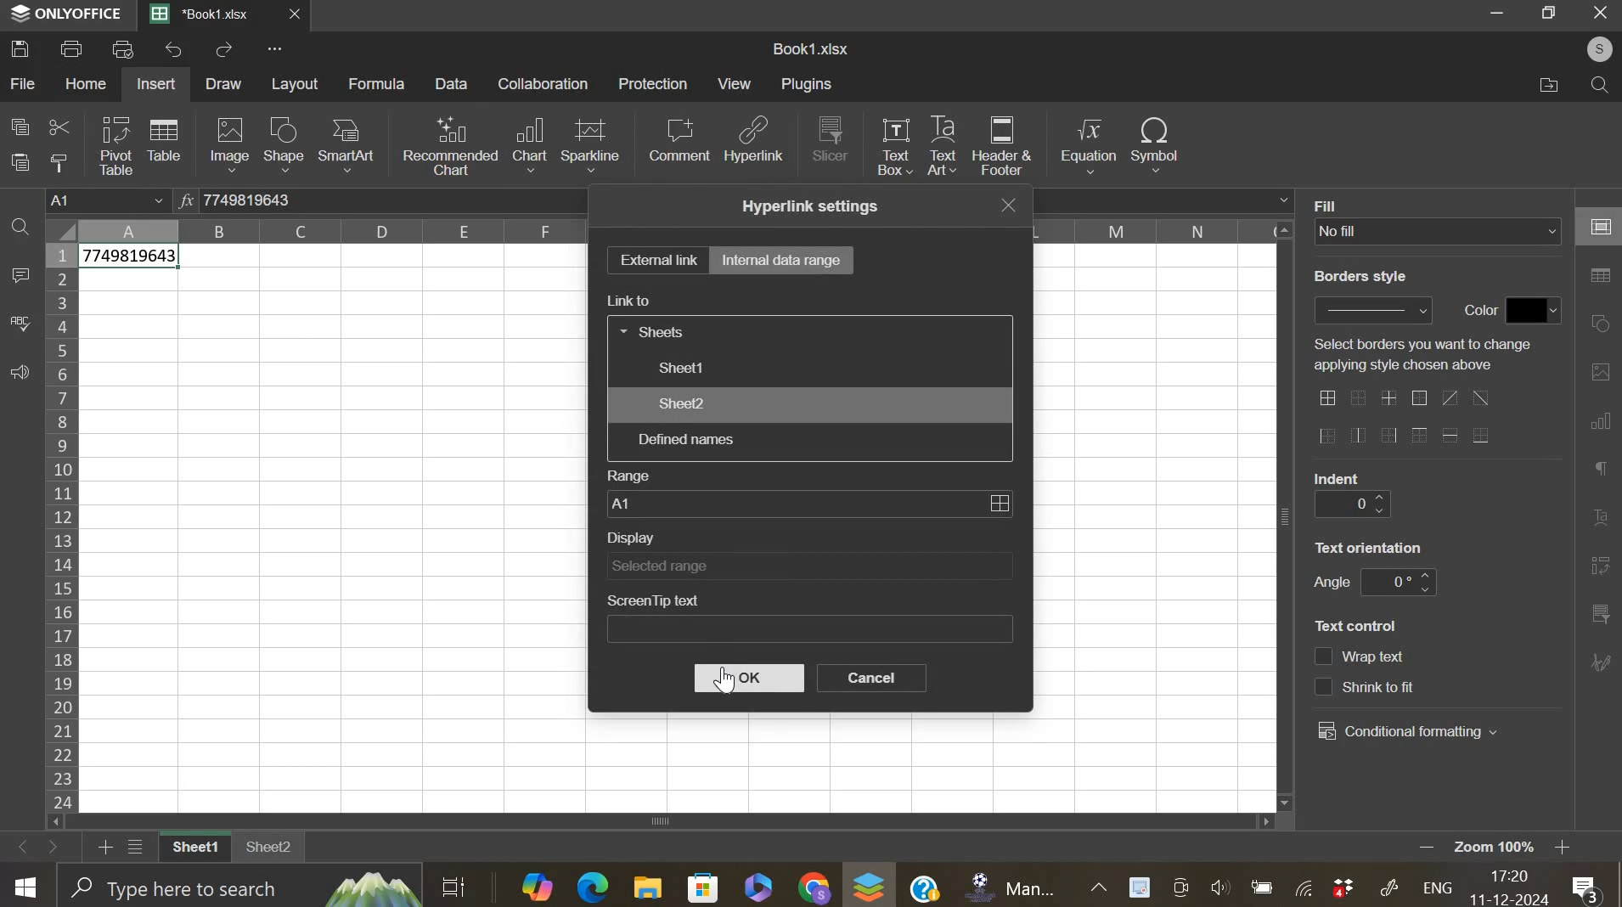  Describe the element at coordinates (942, 146) in the screenshot. I see `text art` at that location.